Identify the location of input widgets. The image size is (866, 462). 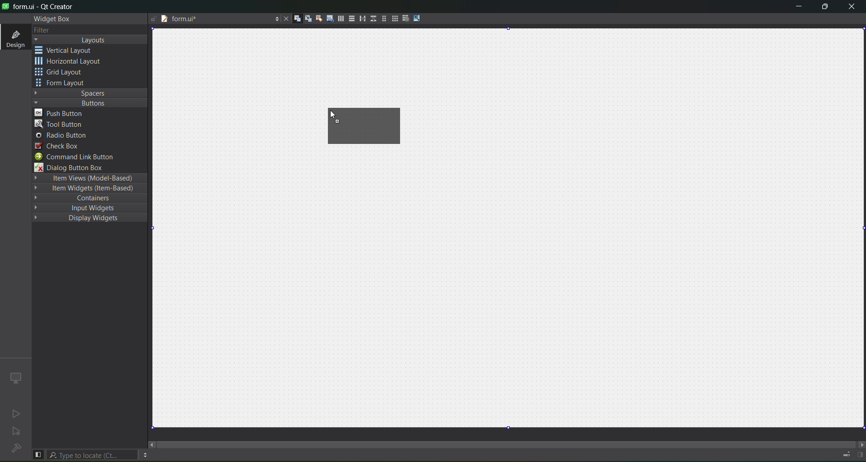
(85, 208).